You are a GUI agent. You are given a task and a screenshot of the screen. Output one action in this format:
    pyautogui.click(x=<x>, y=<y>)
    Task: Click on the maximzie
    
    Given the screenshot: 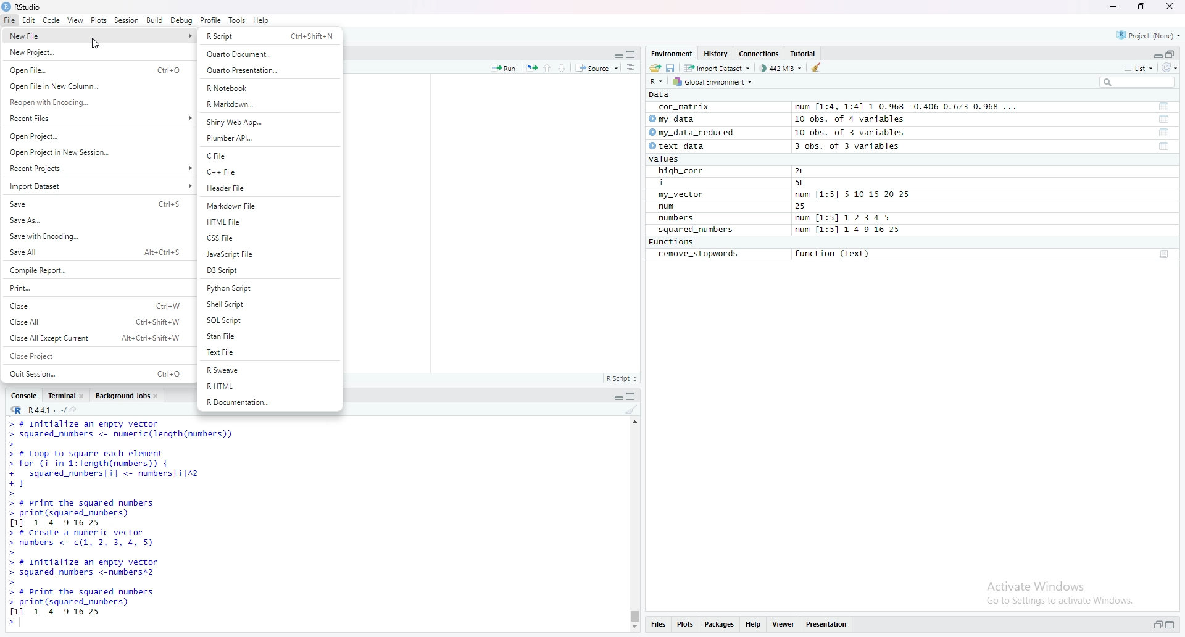 What is the action you would take?
    pyautogui.click(x=1173, y=52)
    